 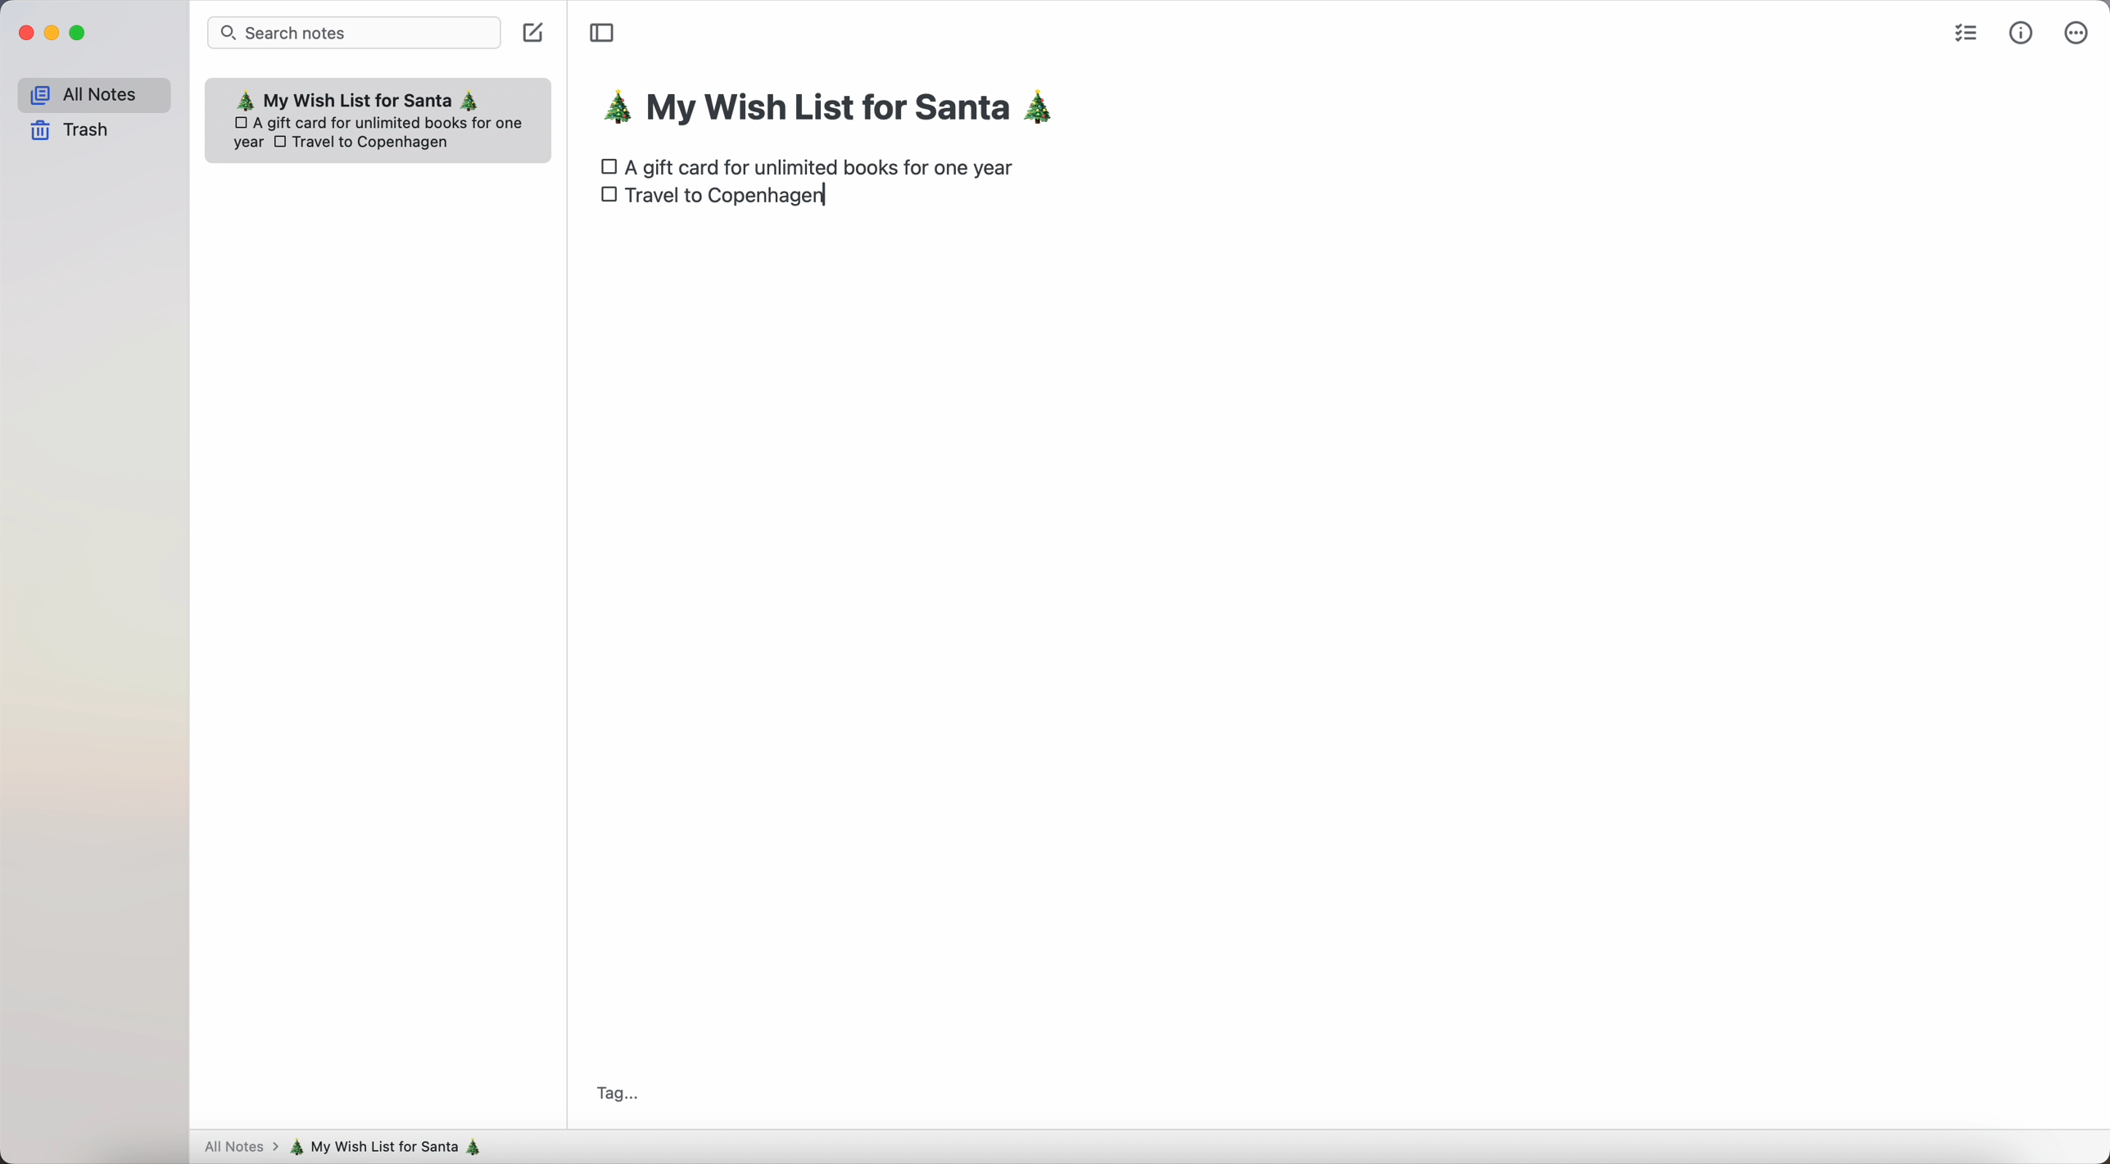 I want to click on check list, so click(x=1967, y=34).